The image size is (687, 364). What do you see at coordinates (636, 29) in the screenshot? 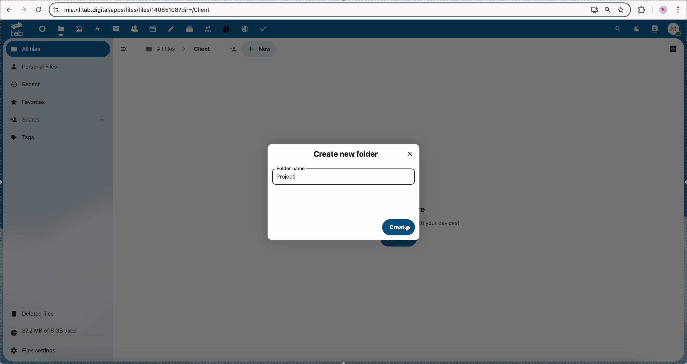
I see `notifications` at bounding box center [636, 29].